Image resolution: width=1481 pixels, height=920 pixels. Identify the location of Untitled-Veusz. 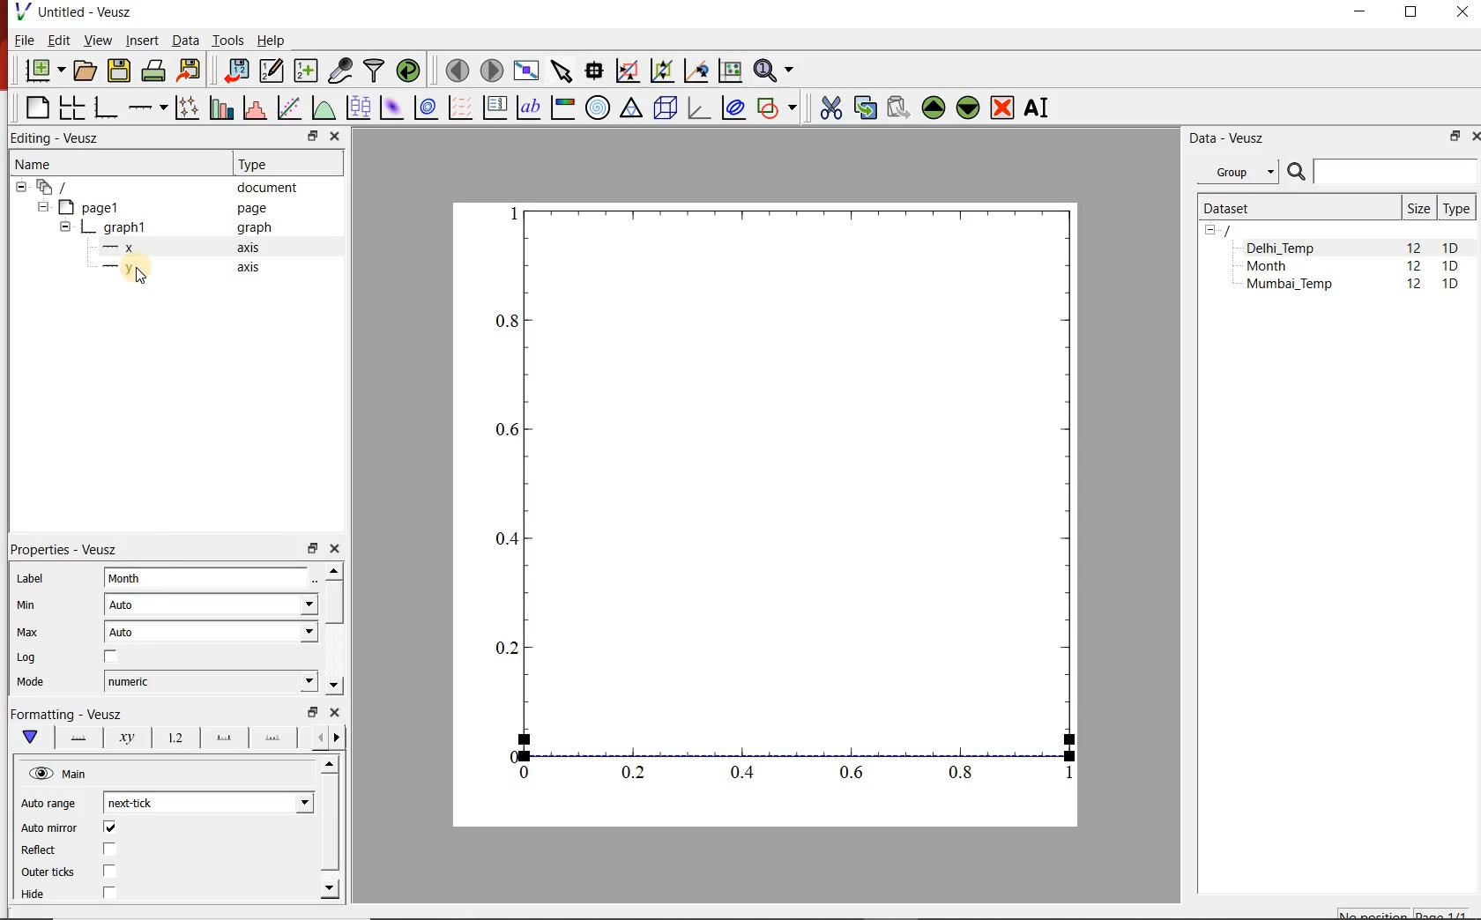
(78, 11).